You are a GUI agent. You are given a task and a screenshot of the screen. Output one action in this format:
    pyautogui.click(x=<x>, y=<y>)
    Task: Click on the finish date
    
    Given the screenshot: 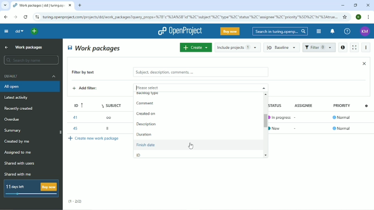 What is the action you would take?
    pyautogui.click(x=191, y=144)
    